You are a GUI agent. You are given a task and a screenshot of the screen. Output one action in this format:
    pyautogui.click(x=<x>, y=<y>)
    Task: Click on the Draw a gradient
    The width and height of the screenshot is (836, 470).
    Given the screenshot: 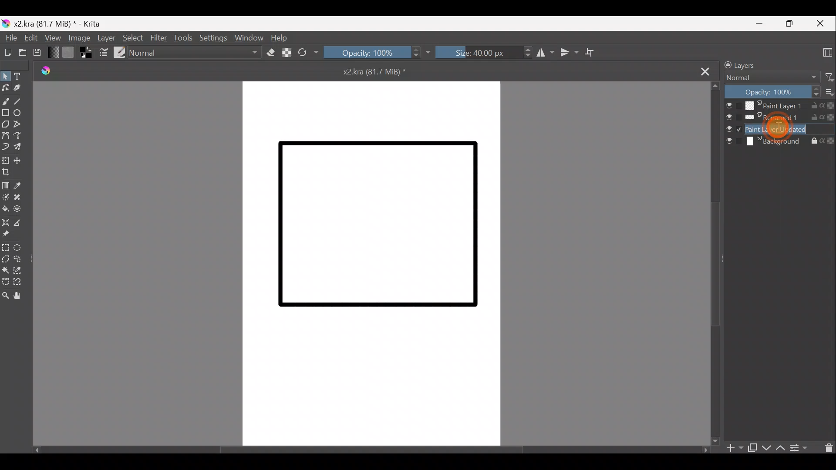 What is the action you would take?
    pyautogui.click(x=5, y=186)
    